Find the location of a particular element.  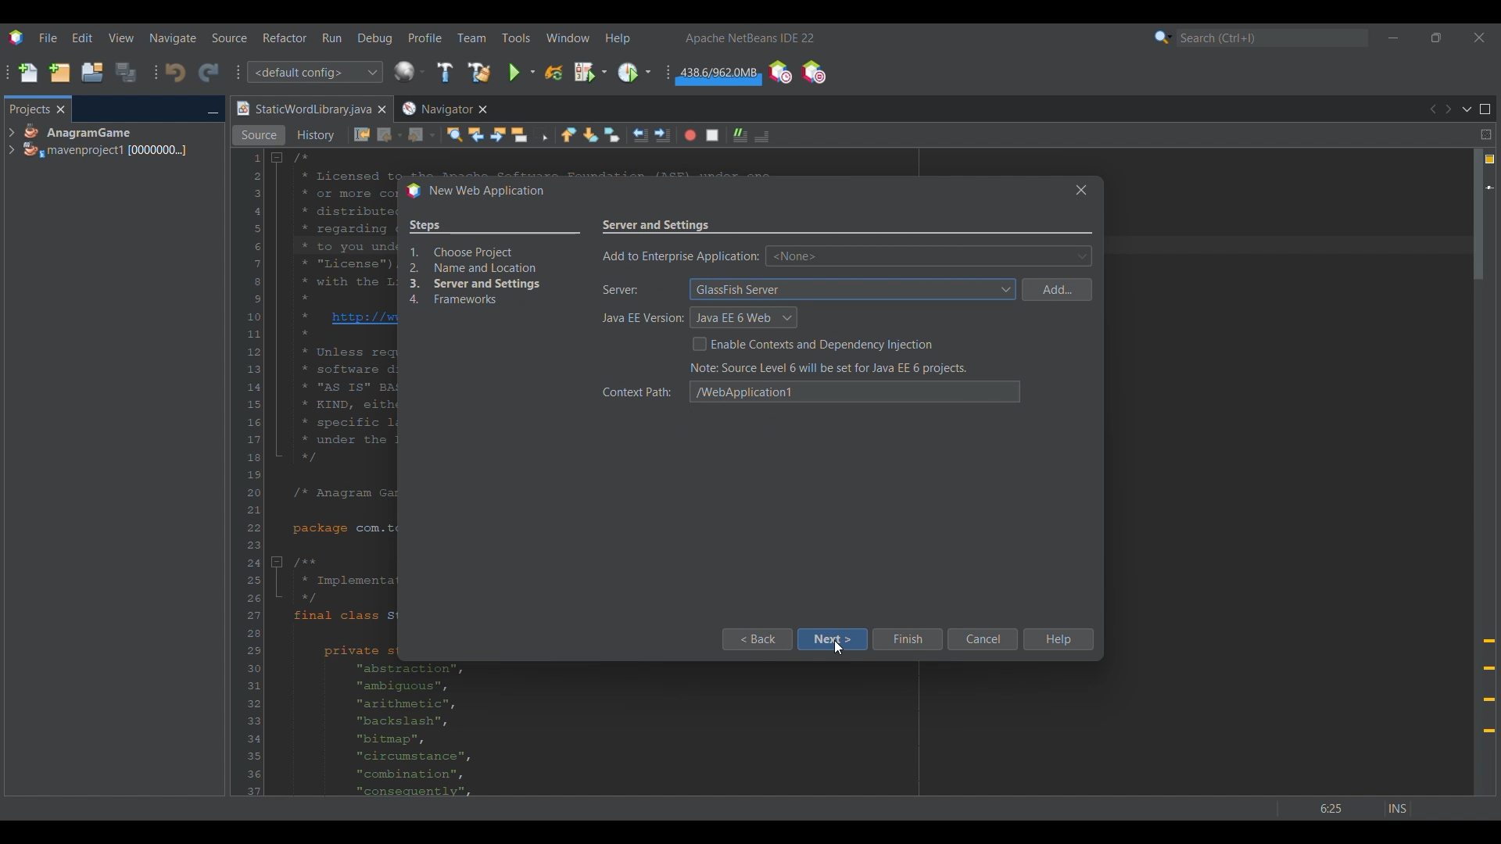

Previous is located at coordinates (1431, 109).